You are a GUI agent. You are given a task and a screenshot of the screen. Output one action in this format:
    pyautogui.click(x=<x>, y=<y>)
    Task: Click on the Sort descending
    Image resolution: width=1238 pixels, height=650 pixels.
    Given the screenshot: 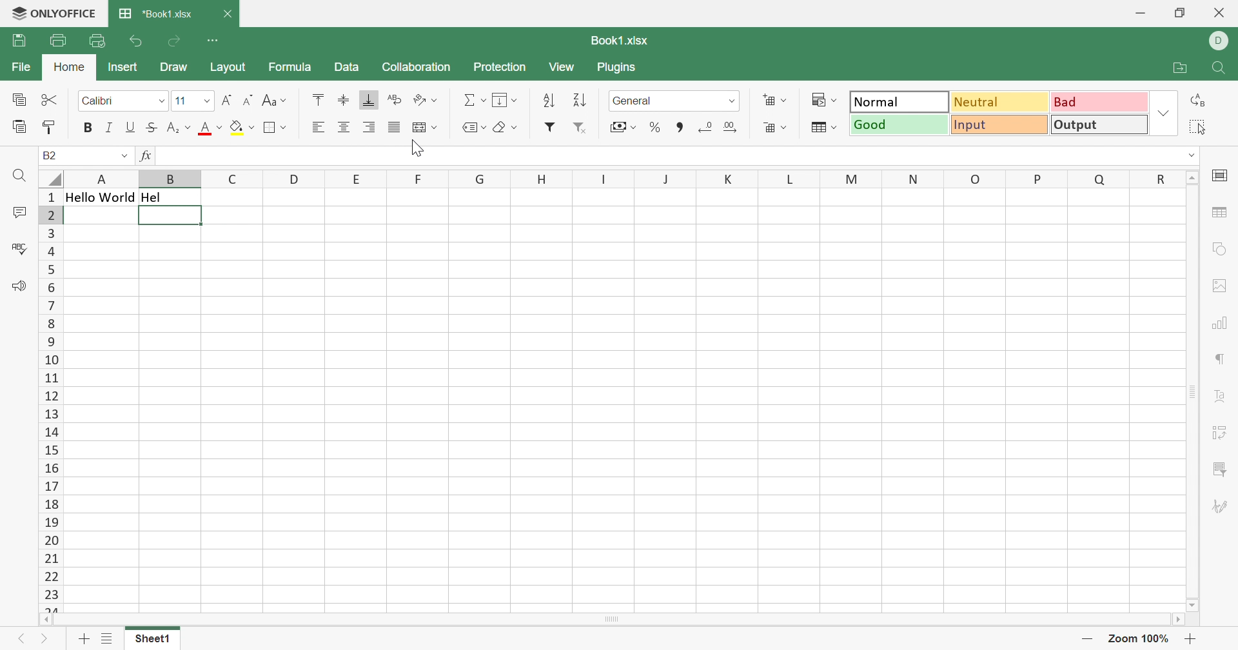 What is the action you would take?
    pyautogui.click(x=580, y=100)
    